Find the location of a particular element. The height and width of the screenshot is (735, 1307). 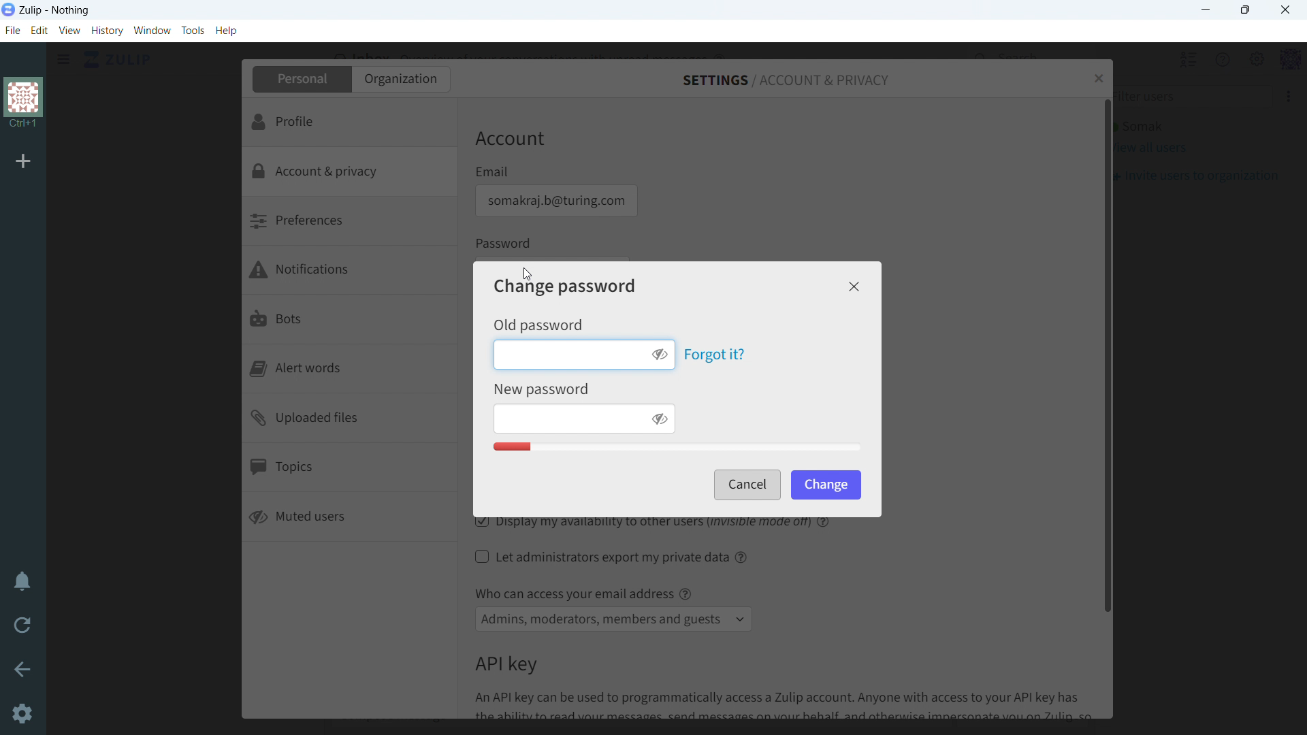

select access to email address is located at coordinates (614, 619).